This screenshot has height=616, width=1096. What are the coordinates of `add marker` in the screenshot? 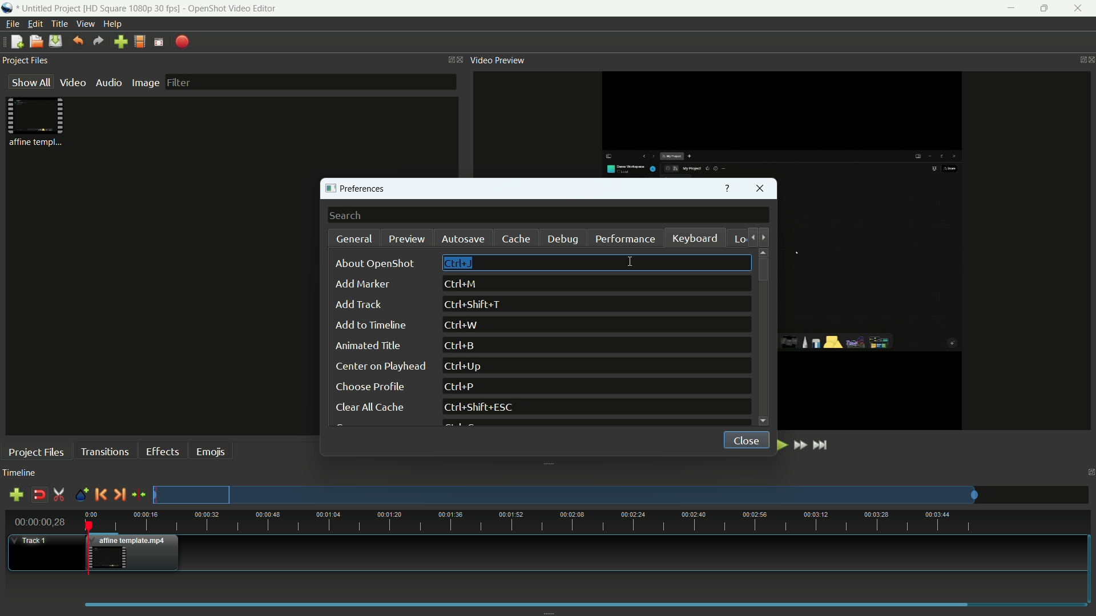 It's located at (361, 285).